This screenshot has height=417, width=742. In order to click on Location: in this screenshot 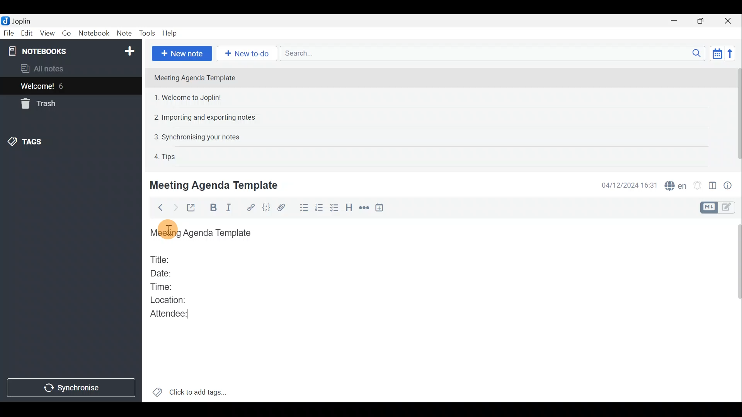, I will do `click(171, 300)`.